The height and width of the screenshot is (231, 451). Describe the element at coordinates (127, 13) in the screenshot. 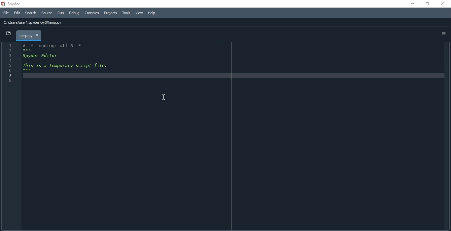

I see `Tools` at that location.